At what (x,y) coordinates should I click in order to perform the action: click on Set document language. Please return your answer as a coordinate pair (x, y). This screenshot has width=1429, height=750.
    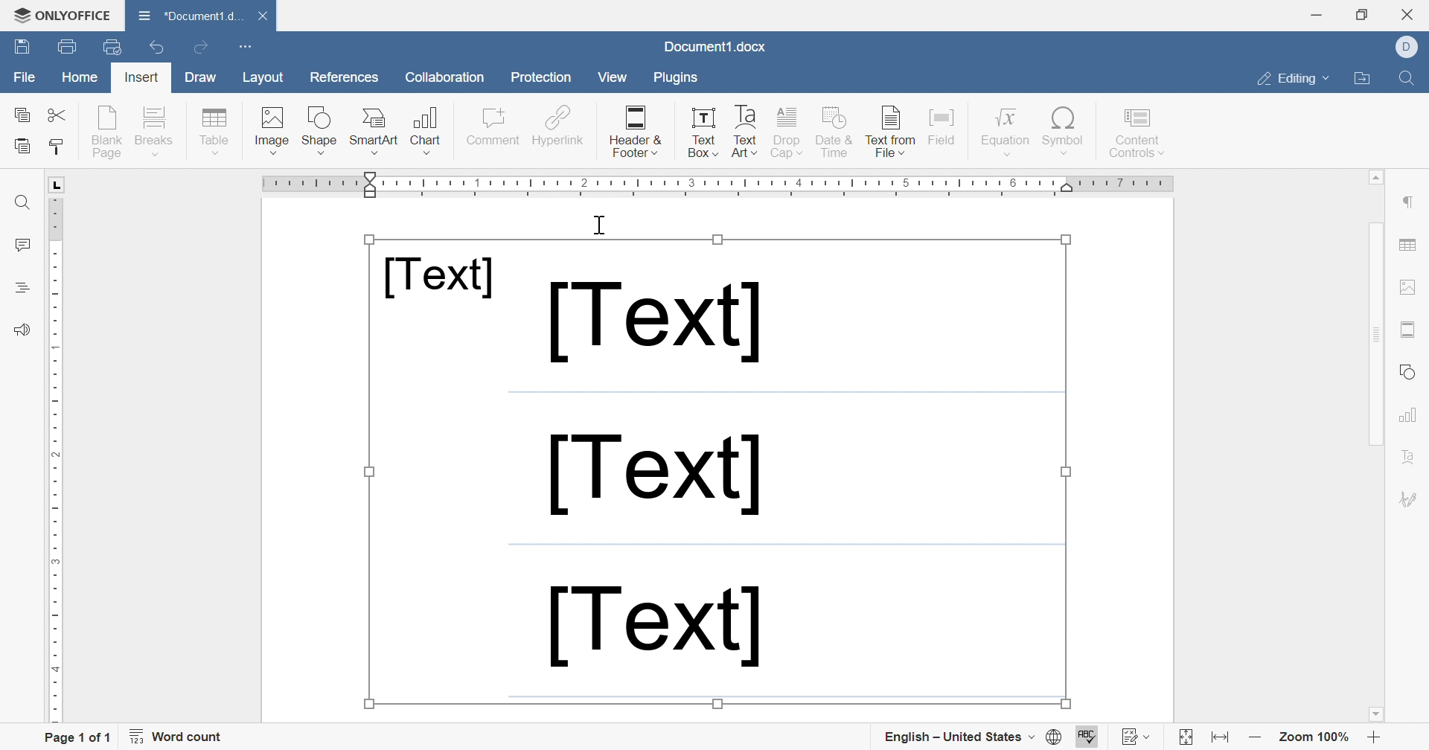
    Looking at the image, I should click on (1055, 736).